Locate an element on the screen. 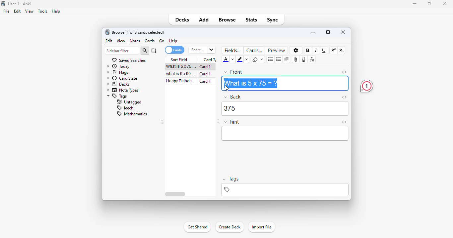  tags is located at coordinates (117, 97).